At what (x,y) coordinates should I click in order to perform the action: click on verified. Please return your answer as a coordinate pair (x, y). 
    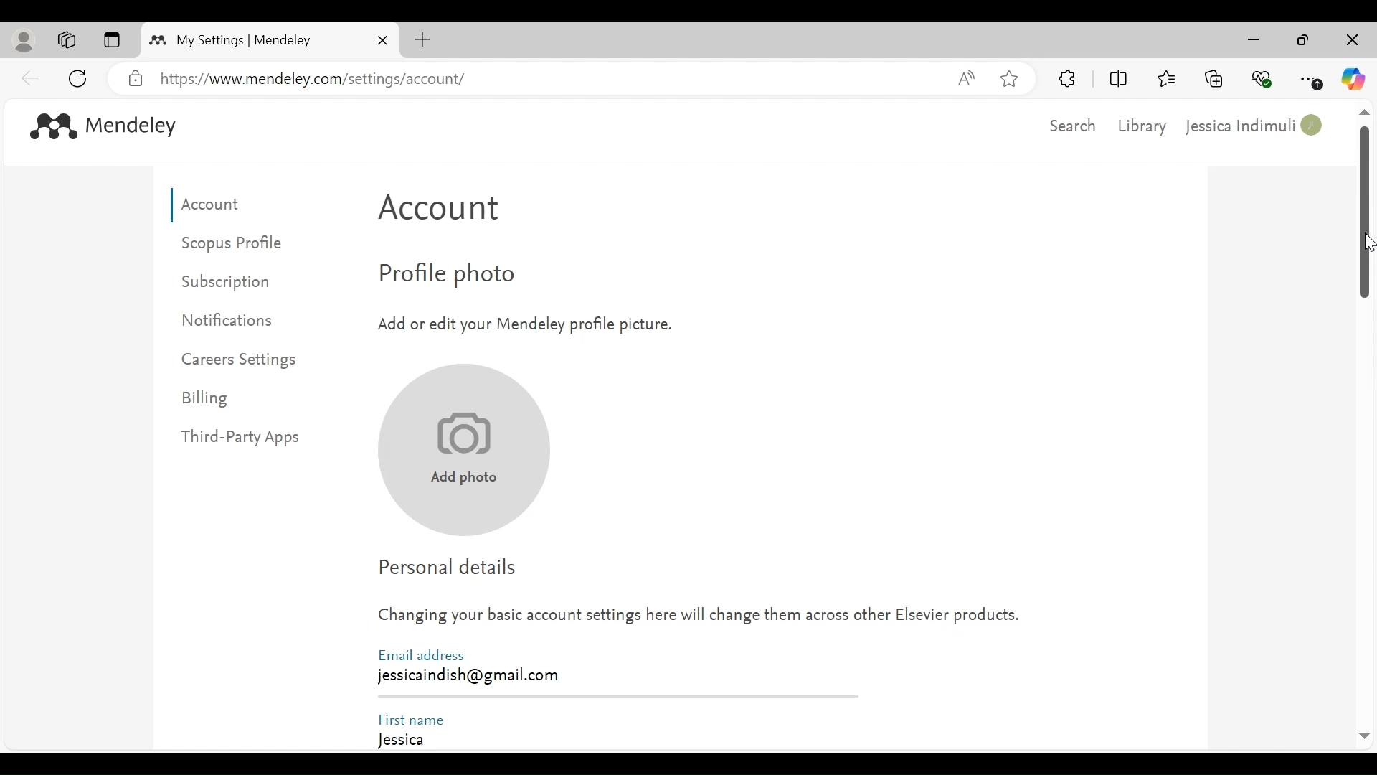
    Looking at the image, I should click on (136, 79).